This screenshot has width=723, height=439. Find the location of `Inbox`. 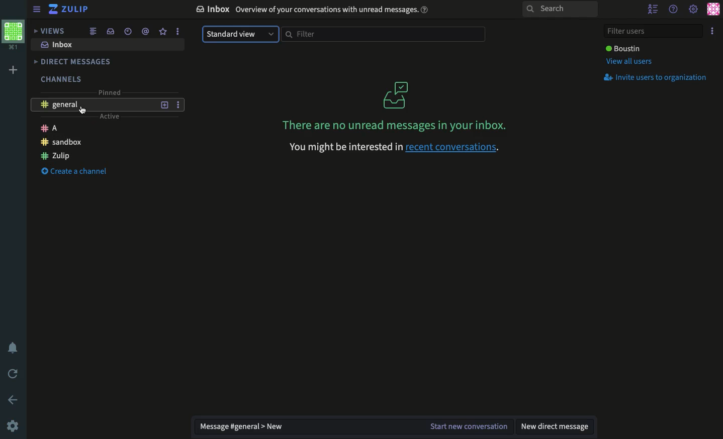

Inbox is located at coordinates (317, 11).